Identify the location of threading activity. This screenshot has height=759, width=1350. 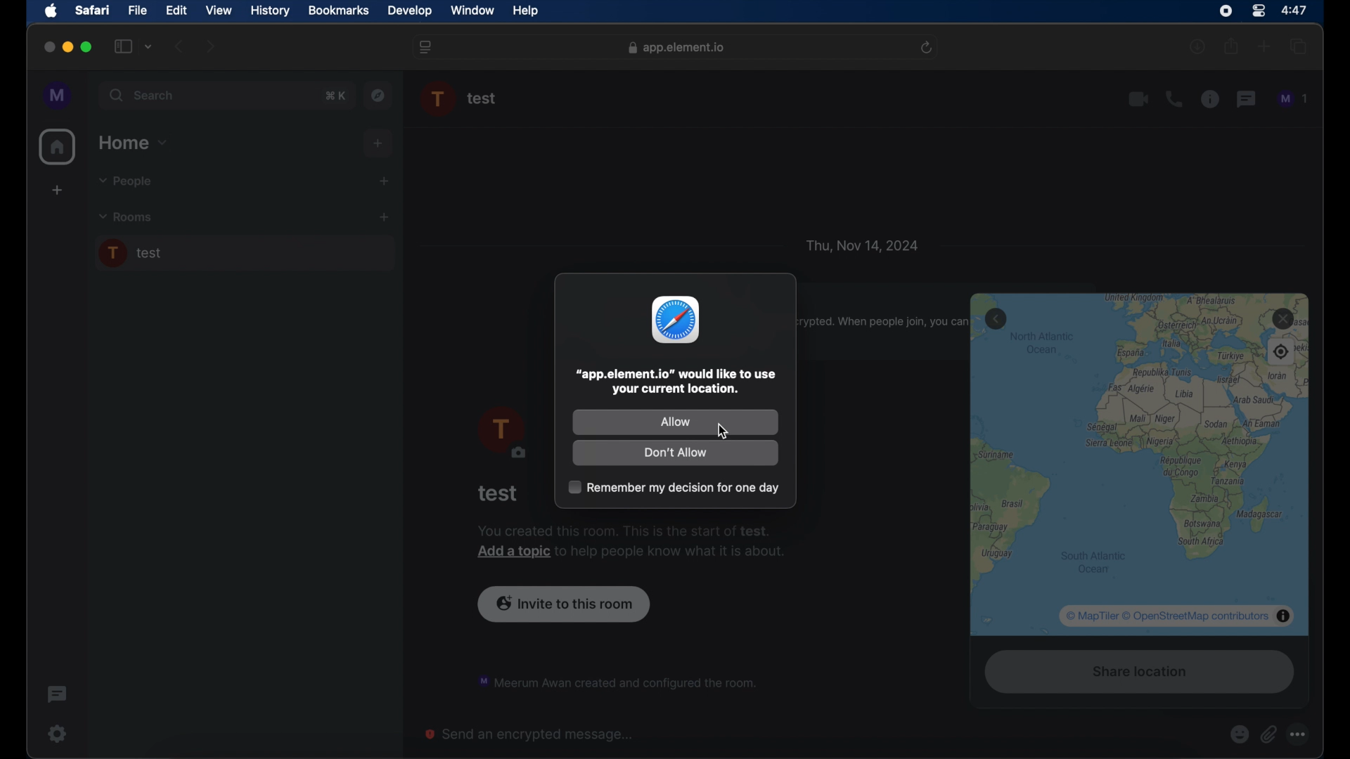
(56, 694).